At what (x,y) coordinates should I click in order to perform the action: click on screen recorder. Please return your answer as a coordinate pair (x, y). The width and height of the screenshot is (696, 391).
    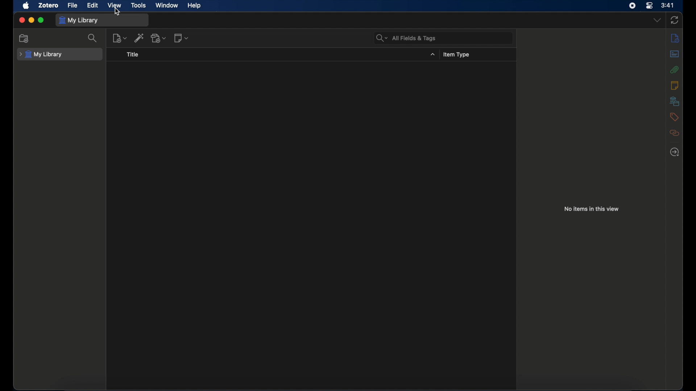
    Looking at the image, I should click on (633, 6).